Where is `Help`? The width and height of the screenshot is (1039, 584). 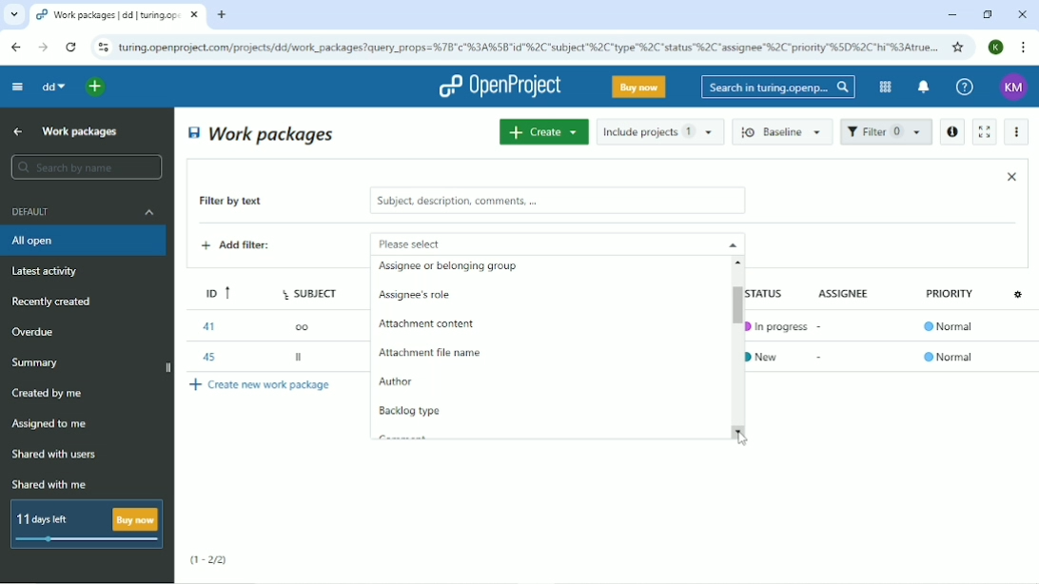 Help is located at coordinates (965, 88).